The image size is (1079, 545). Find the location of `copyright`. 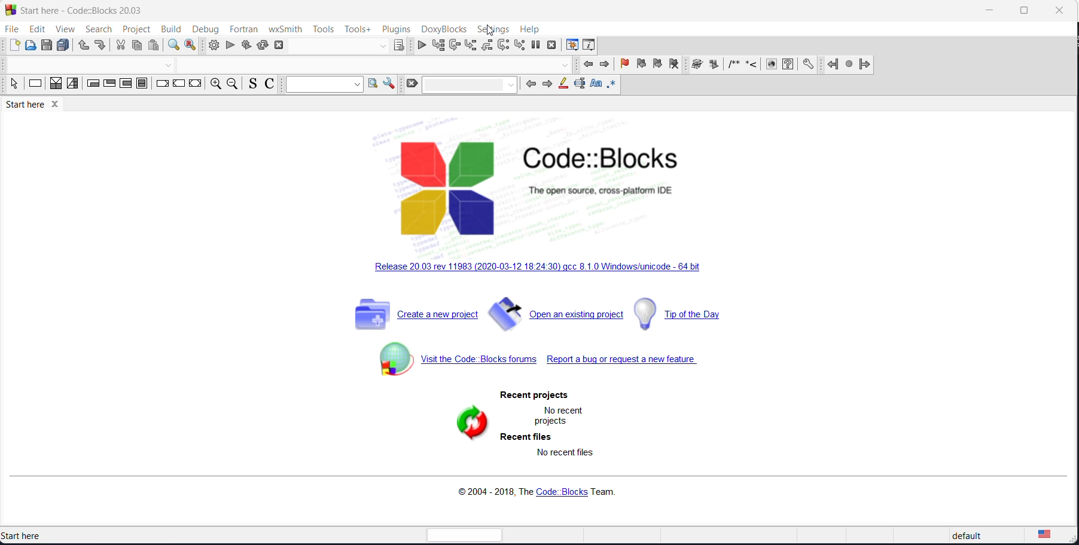

copyright is located at coordinates (535, 492).